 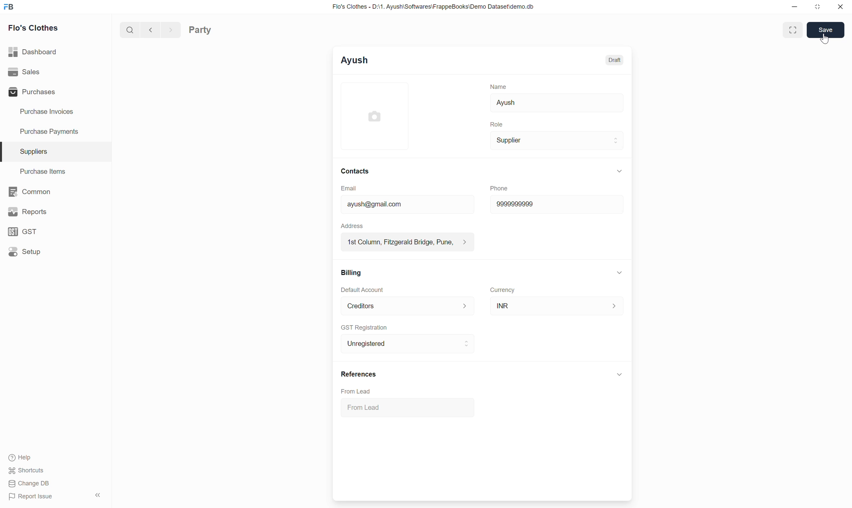 I want to click on Creditors, so click(x=408, y=306).